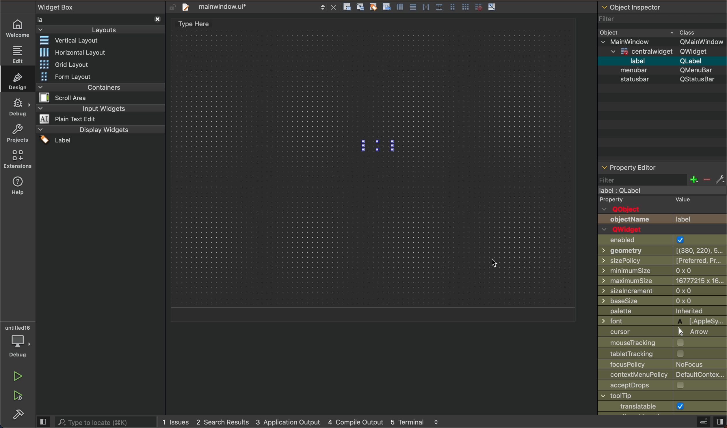 This screenshot has width=727, height=428. Describe the element at coordinates (663, 375) in the screenshot. I see `contextMenuPlicy` at that location.